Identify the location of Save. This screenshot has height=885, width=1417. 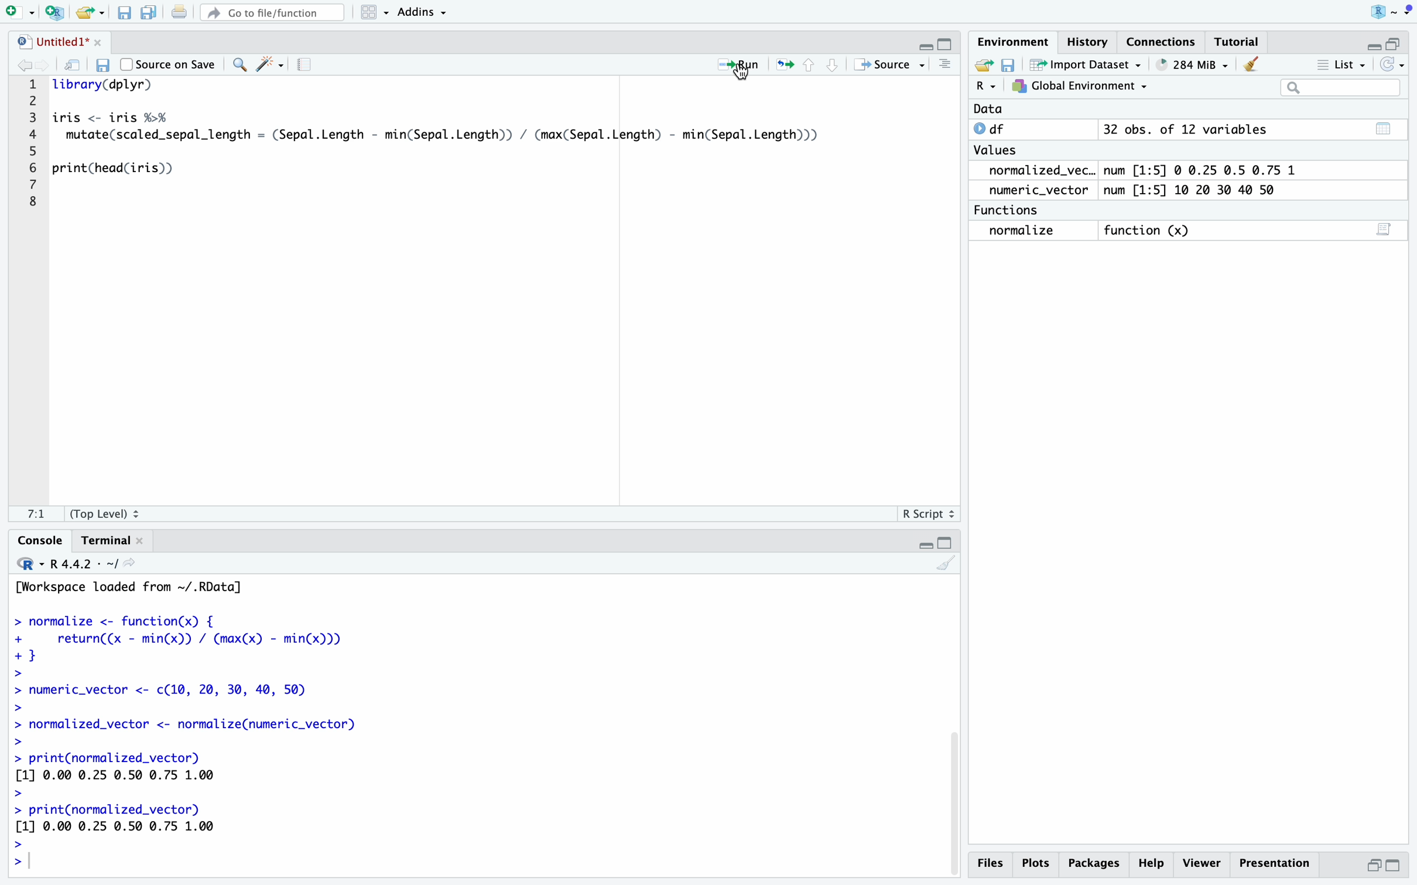
(101, 64).